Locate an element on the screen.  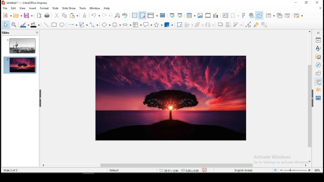
cursor is located at coordinates (320, 83).